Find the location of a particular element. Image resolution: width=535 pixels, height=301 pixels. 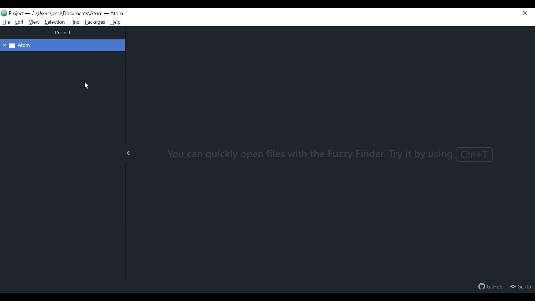

Github is located at coordinates (491, 287).